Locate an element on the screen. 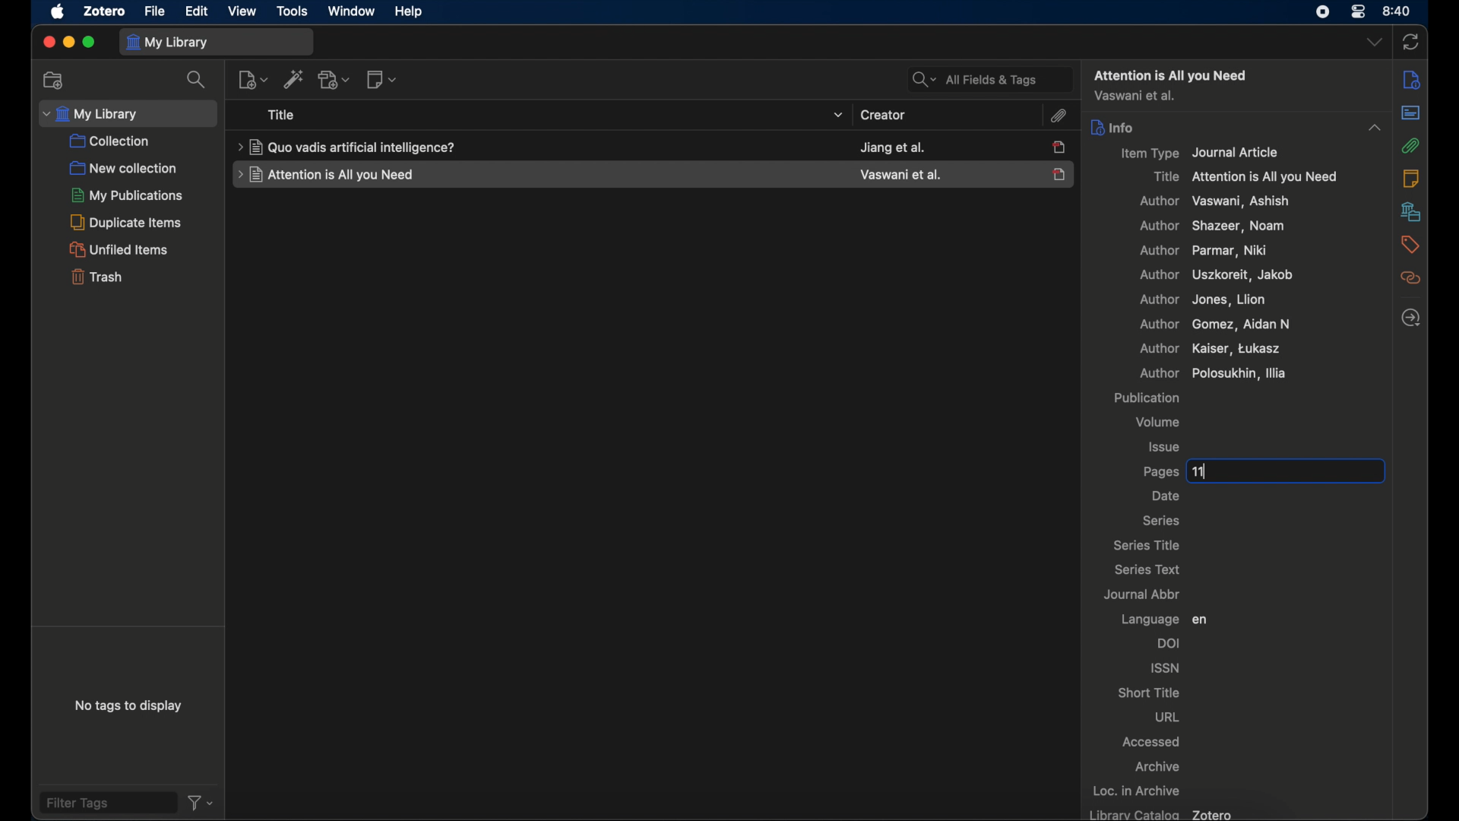  screen recorder is located at coordinates (1324, 11).